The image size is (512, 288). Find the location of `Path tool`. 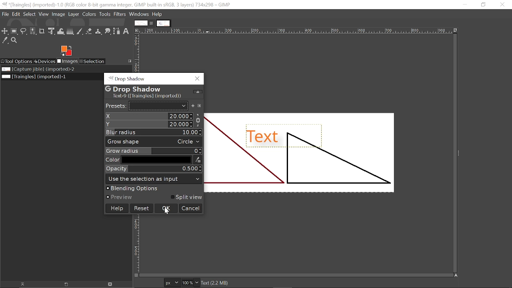

Path tool is located at coordinates (117, 32).